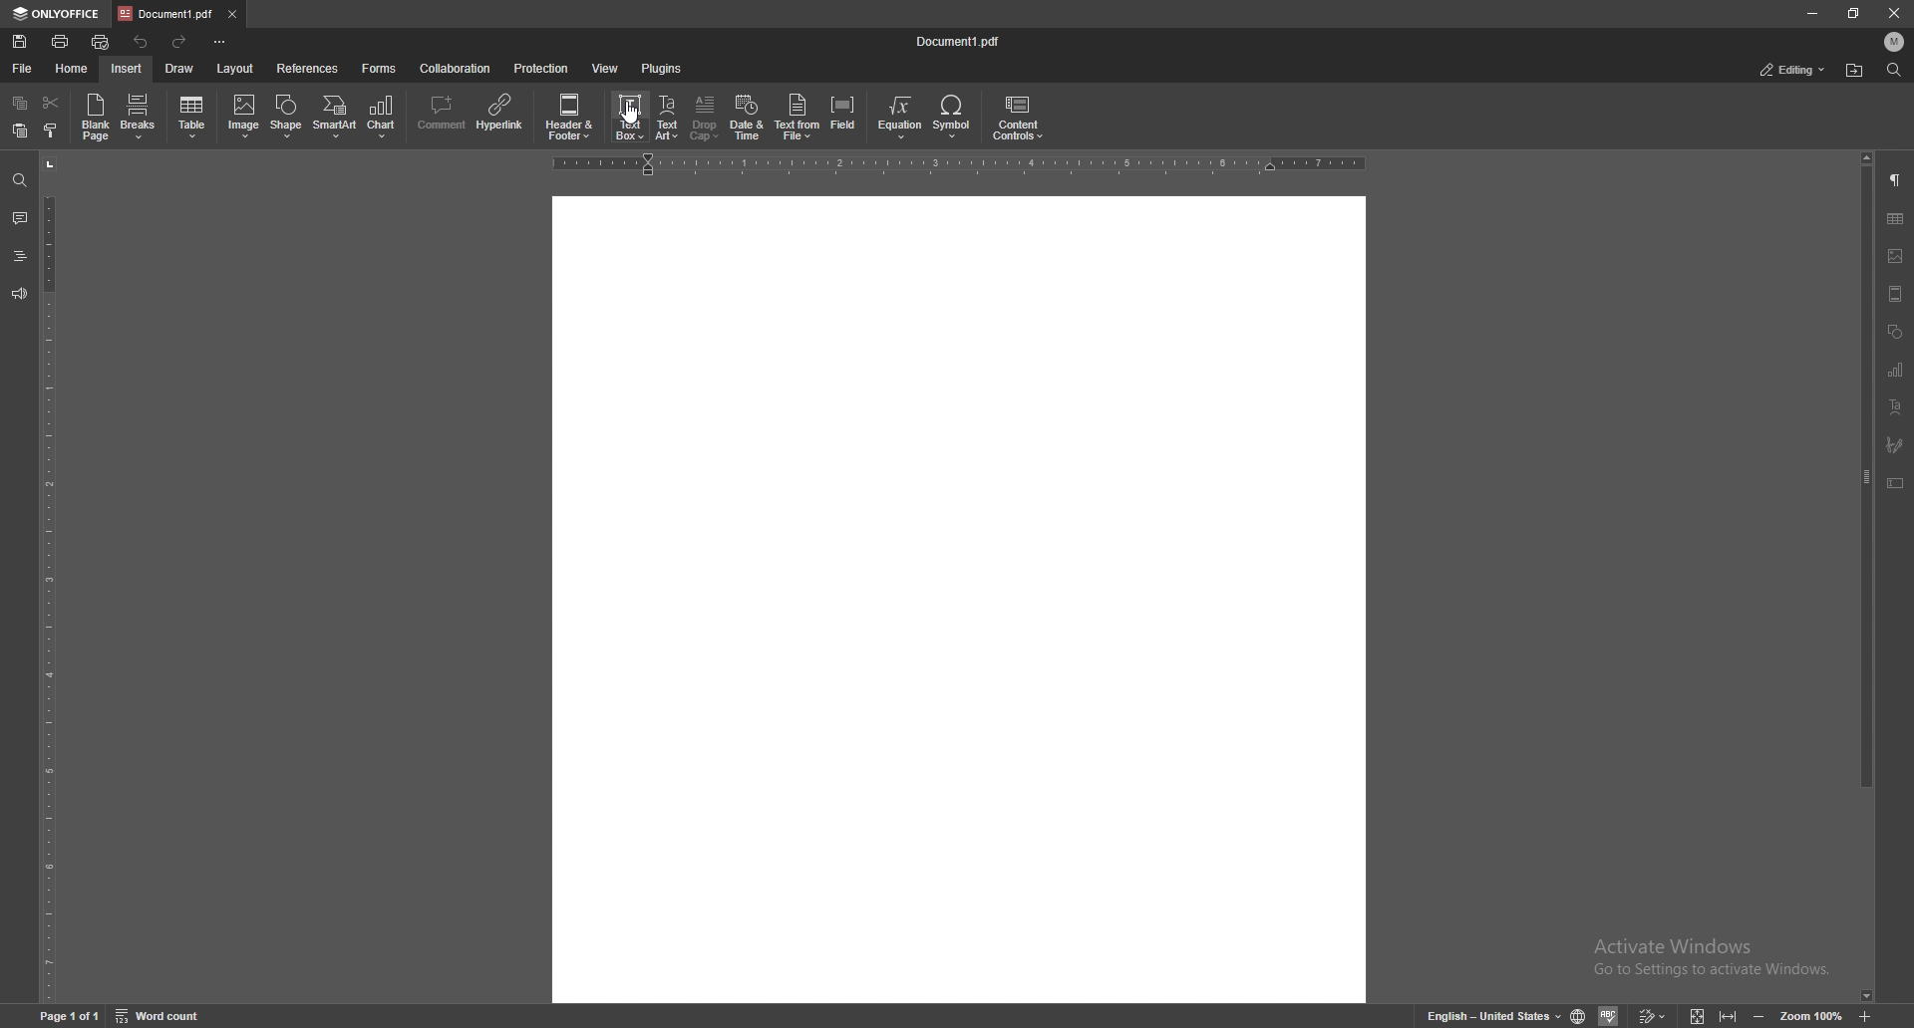 This screenshot has height=1028, width=1914. What do you see at coordinates (1651, 1016) in the screenshot?
I see `track changes` at bounding box center [1651, 1016].